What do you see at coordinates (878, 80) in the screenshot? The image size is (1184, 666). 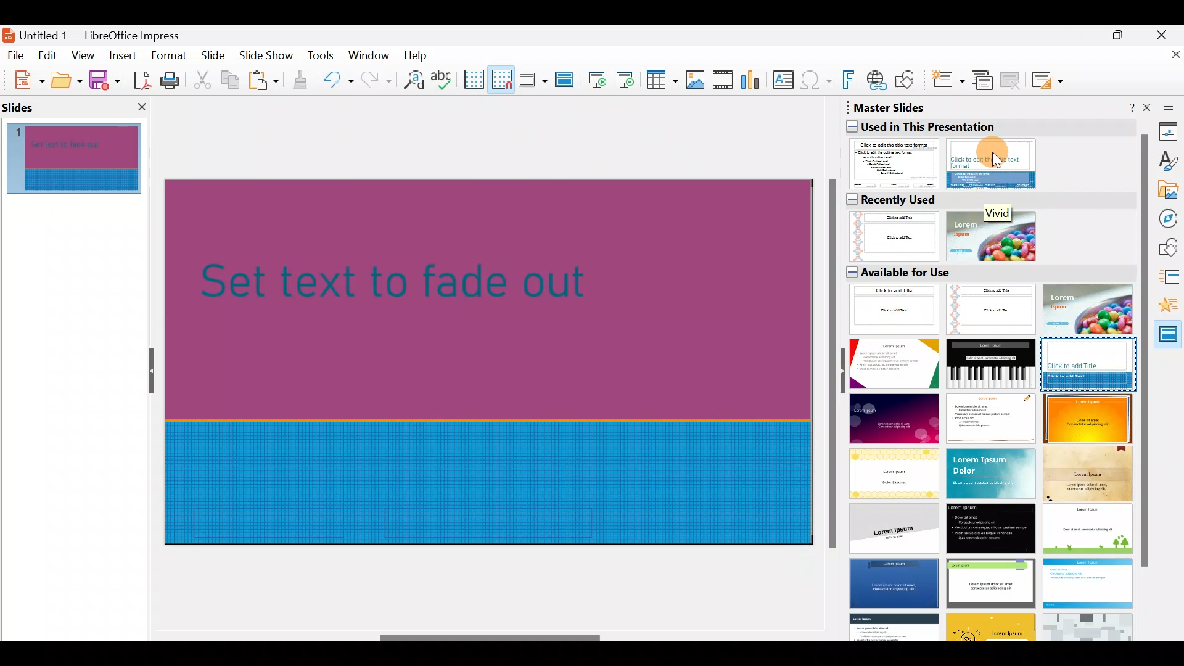 I see `Insert hyperlink` at bounding box center [878, 80].